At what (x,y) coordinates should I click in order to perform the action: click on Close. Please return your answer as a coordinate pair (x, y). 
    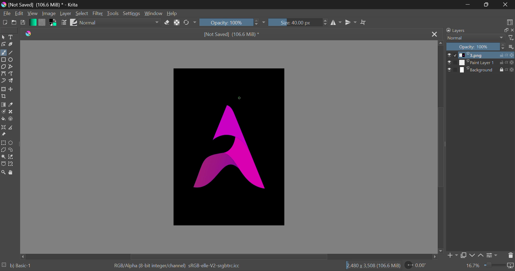
    Looking at the image, I should click on (435, 33).